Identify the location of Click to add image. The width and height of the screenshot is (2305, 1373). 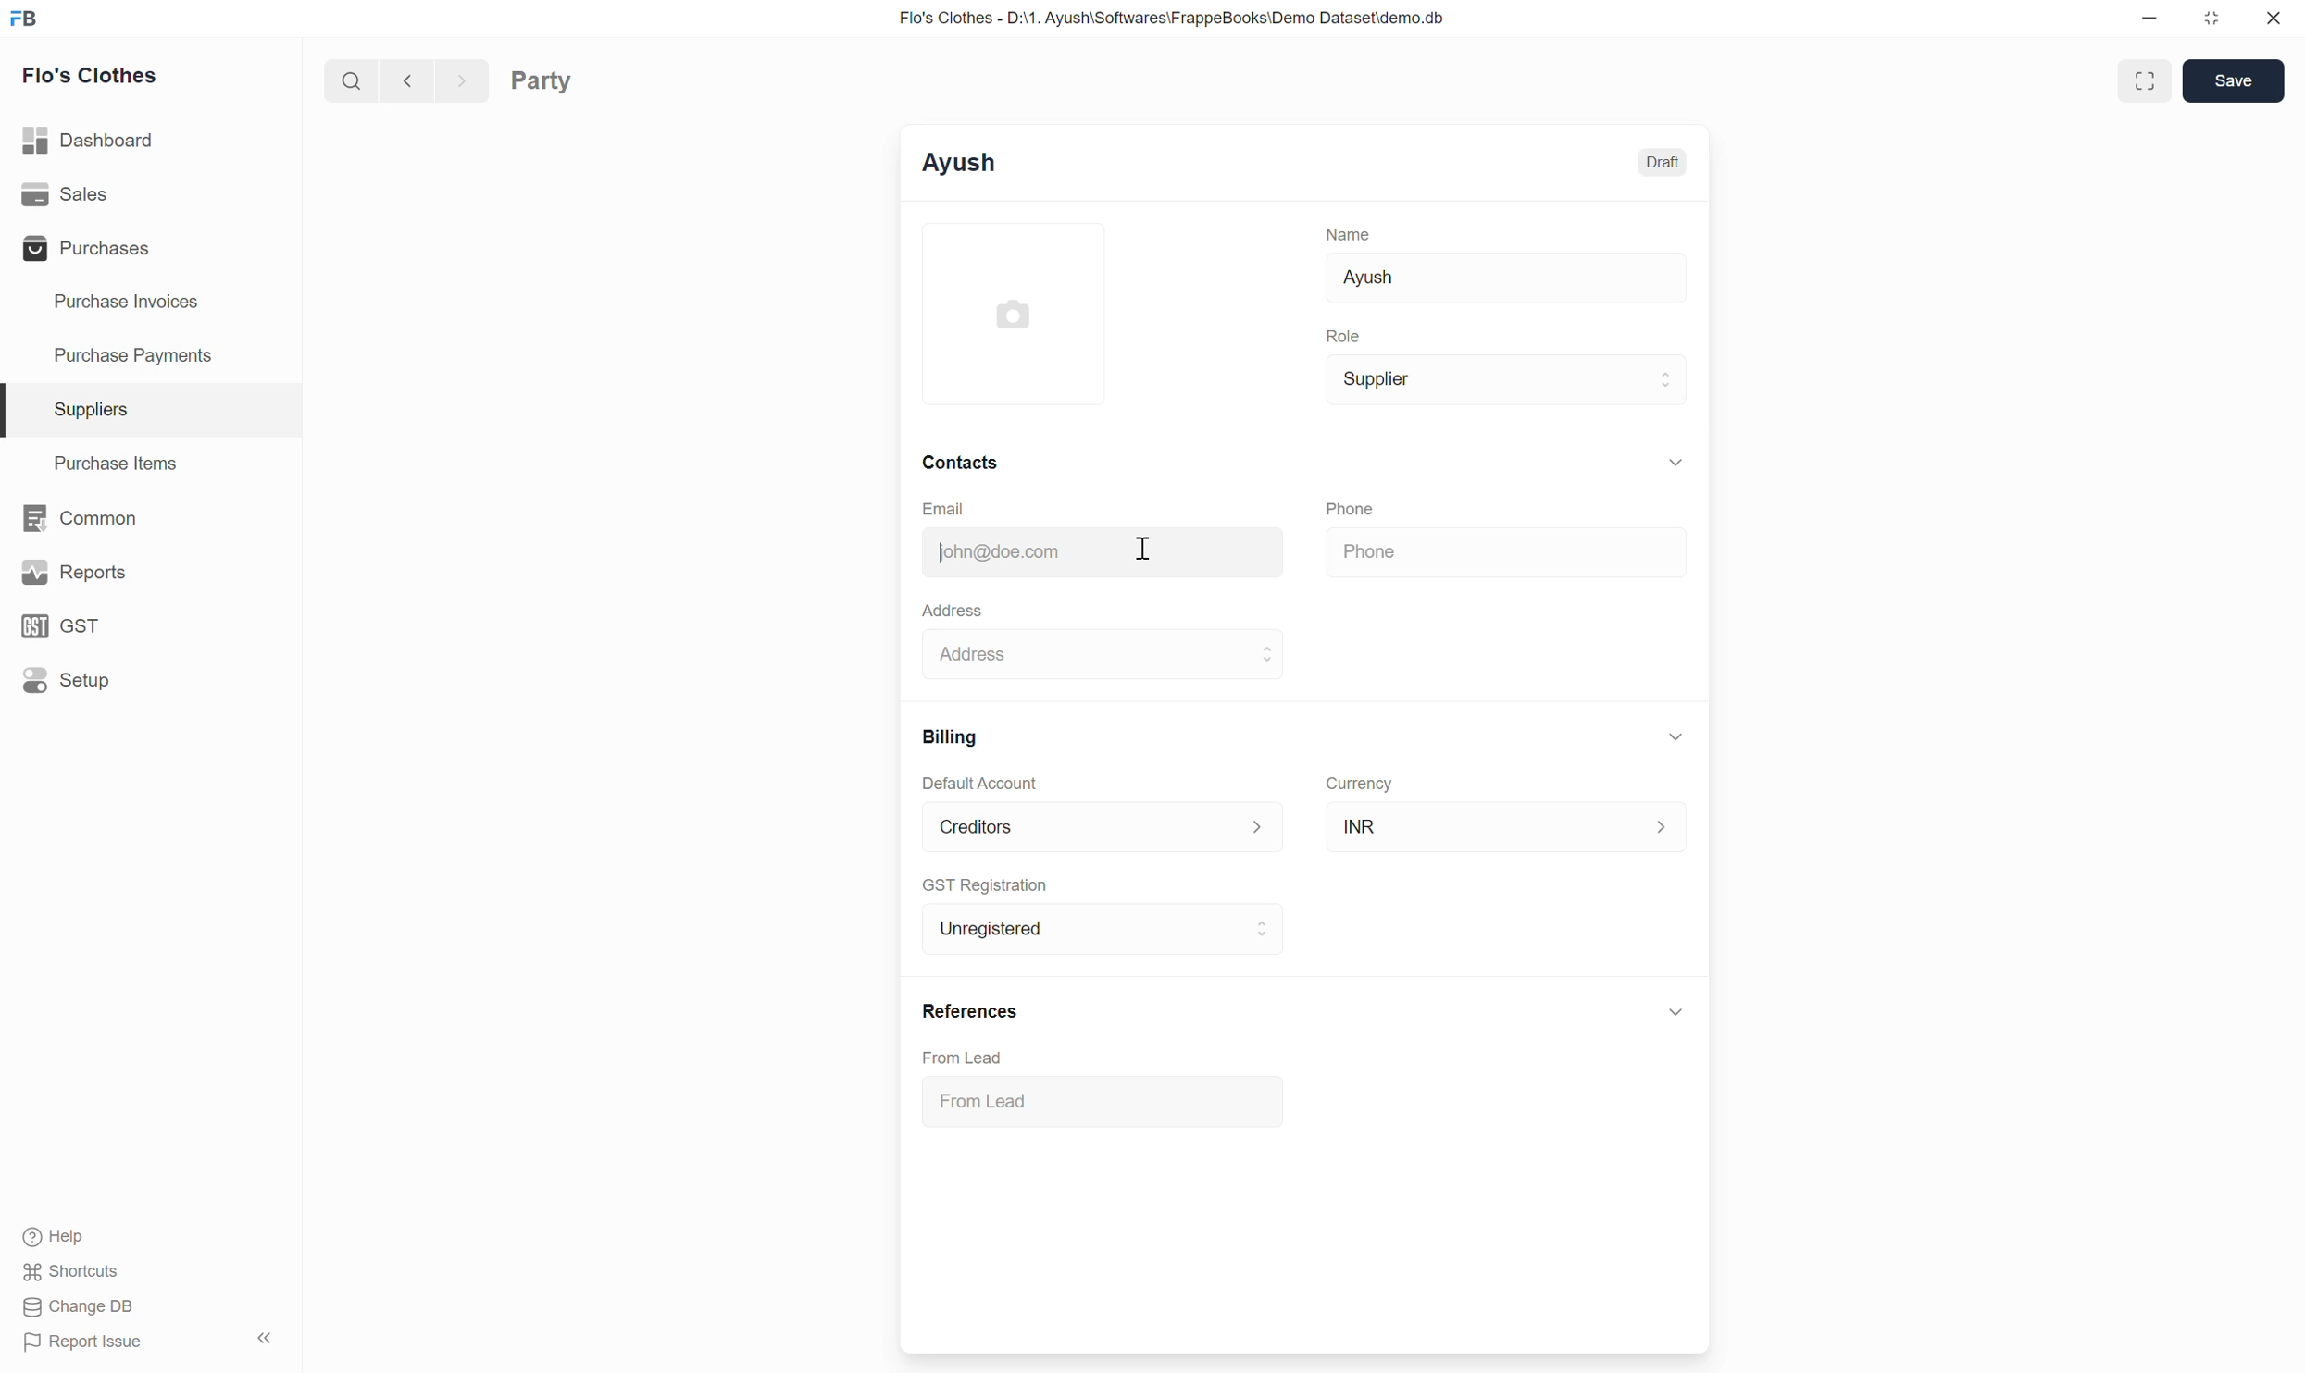
(1014, 313).